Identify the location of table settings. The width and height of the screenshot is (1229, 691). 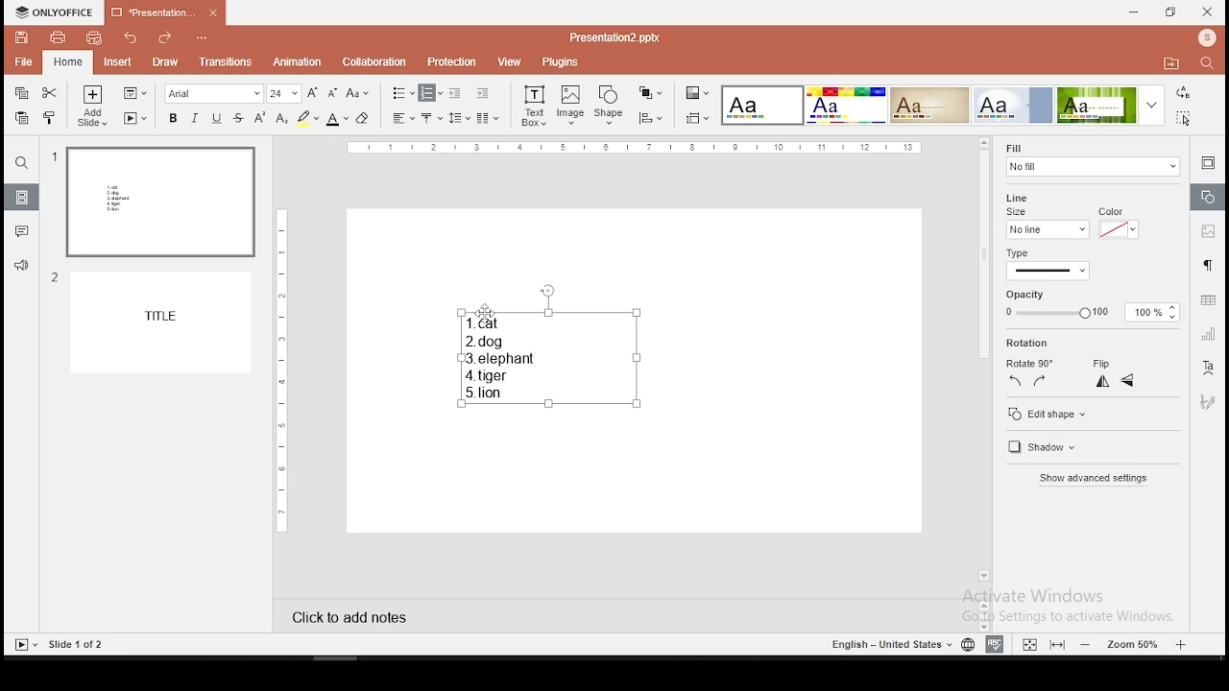
(1206, 300).